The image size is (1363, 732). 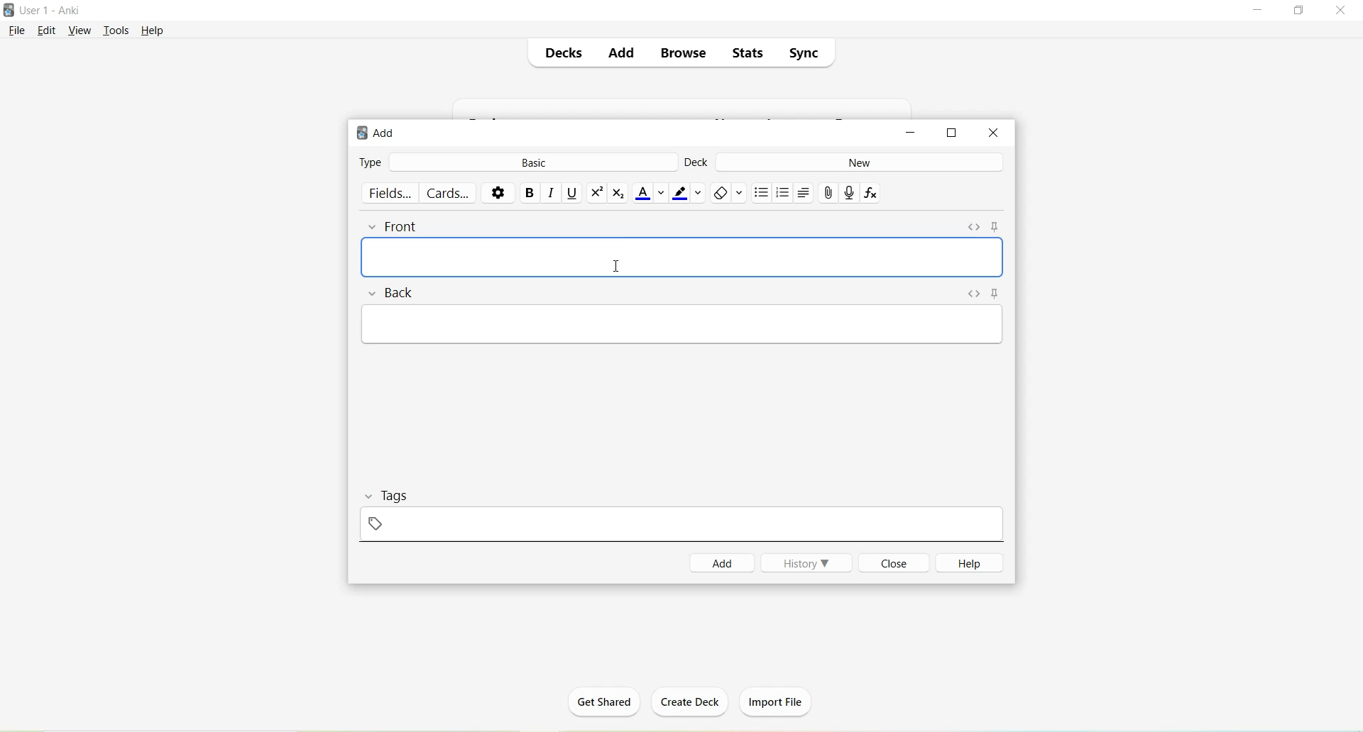 What do you see at coordinates (993, 133) in the screenshot?
I see `Close` at bounding box center [993, 133].